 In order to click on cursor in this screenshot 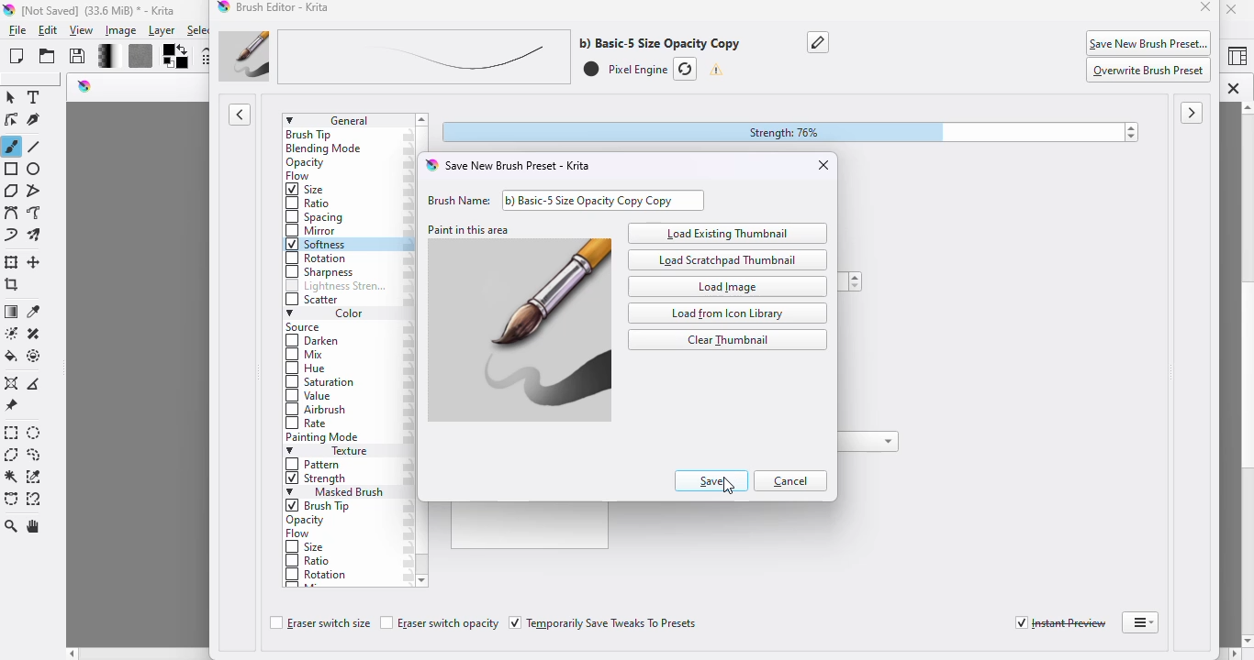, I will do `click(730, 485)`.